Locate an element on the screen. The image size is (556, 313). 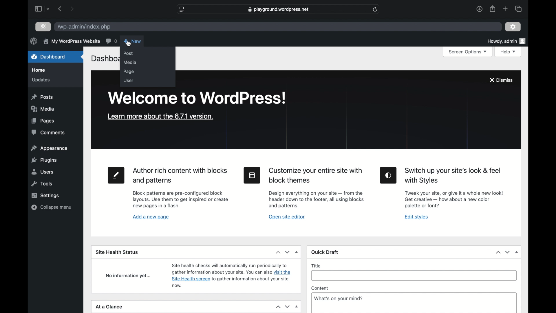
add a new page is located at coordinates (151, 217).